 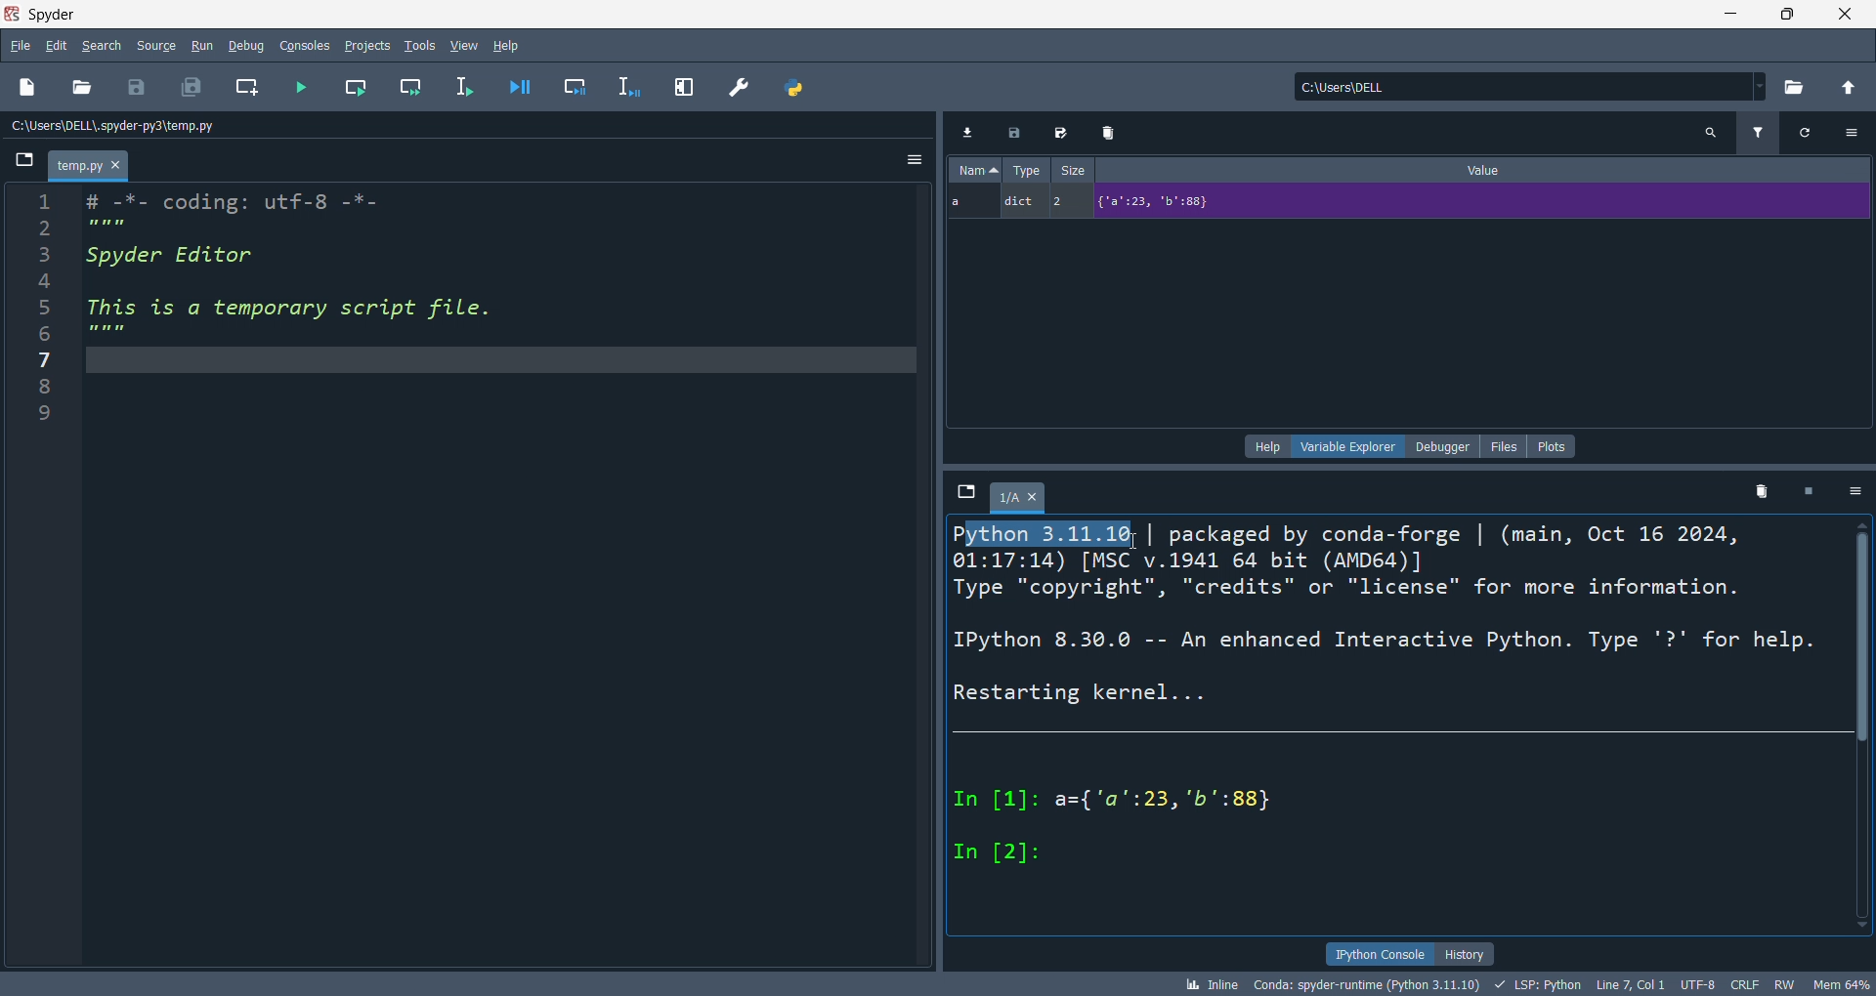 What do you see at coordinates (1025, 169) in the screenshot?
I see `type` at bounding box center [1025, 169].